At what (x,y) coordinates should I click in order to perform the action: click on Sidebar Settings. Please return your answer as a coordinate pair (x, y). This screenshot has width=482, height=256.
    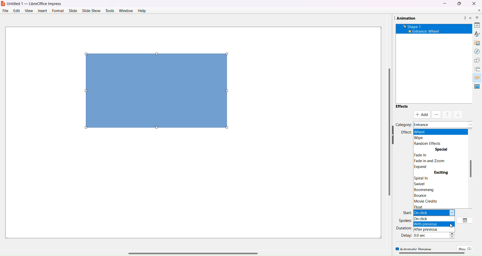
    Looking at the image, I should click on (474, 16).